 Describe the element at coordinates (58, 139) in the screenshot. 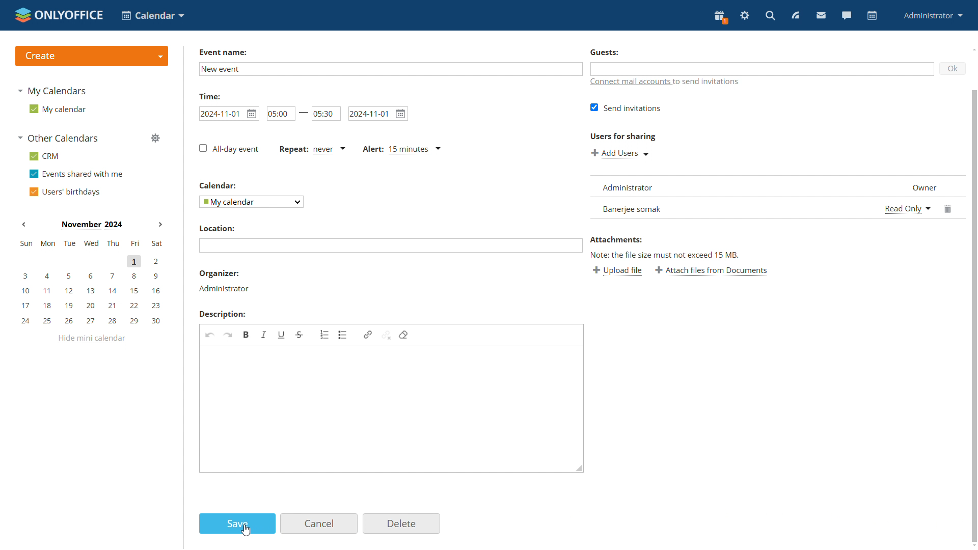

I see `other calendars` at that location.